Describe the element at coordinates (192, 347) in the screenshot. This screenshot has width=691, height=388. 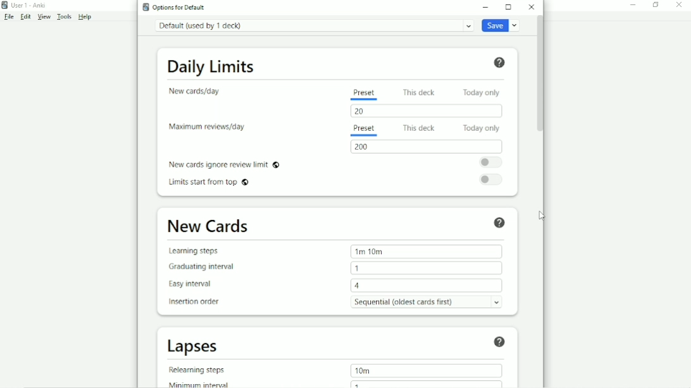
I see `Lapses` at that location.